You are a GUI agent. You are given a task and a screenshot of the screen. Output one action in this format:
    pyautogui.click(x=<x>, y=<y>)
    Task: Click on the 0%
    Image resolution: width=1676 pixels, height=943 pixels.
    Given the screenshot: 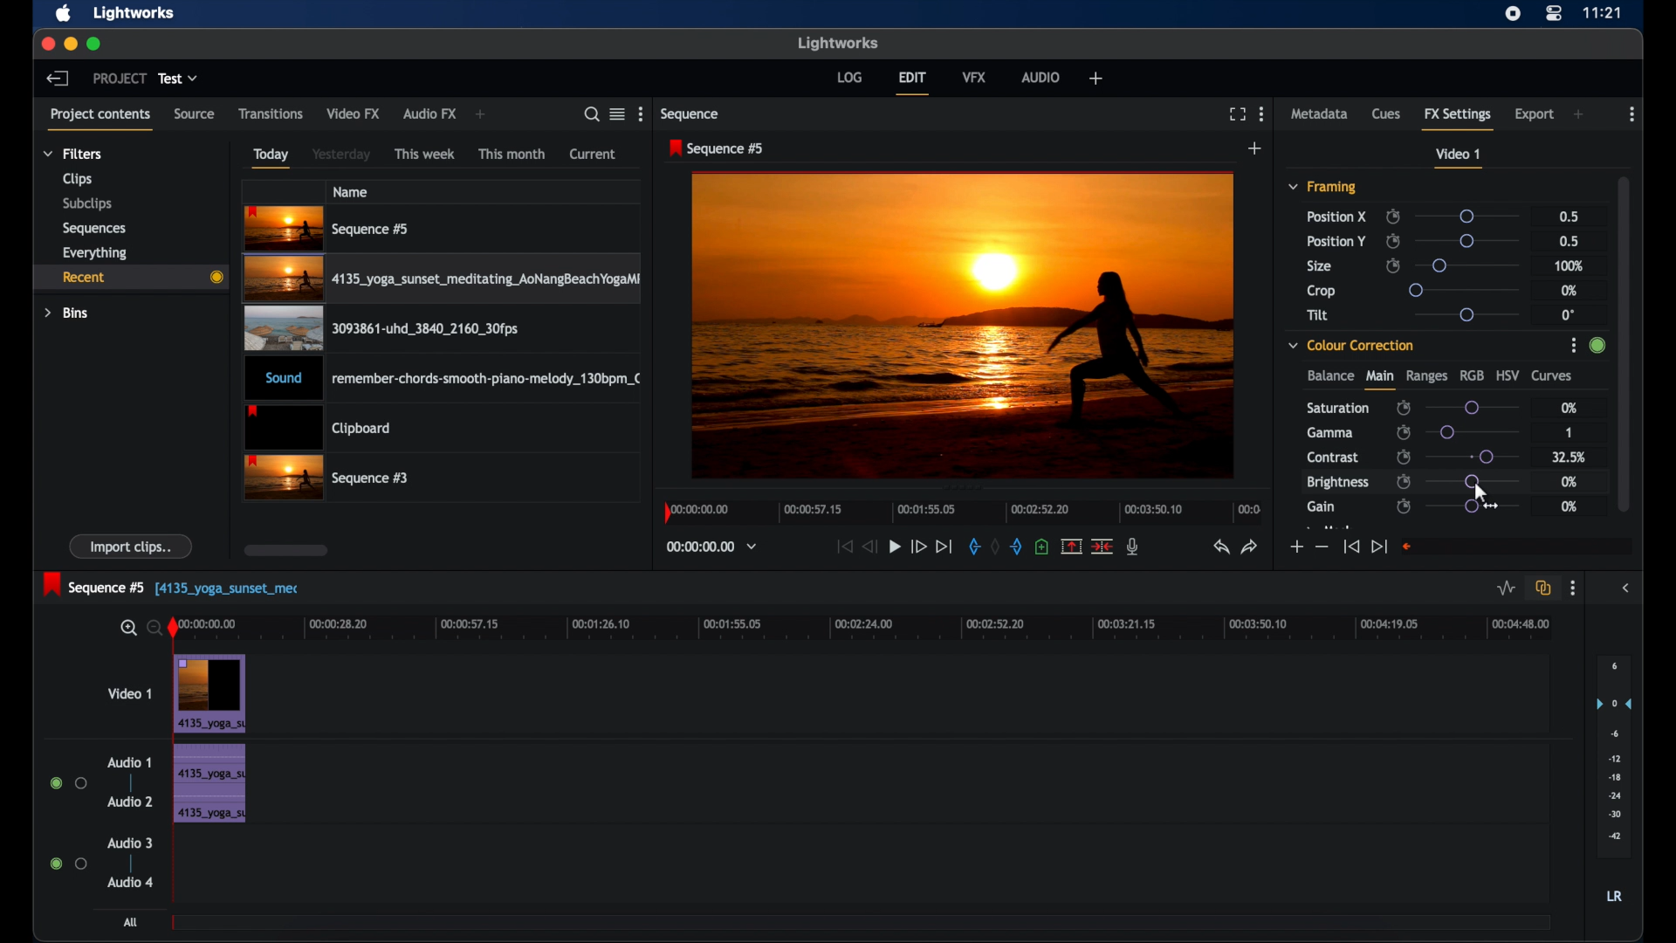 What is the action you would take?
    pyautogui.click(x=1567, y=290)
    